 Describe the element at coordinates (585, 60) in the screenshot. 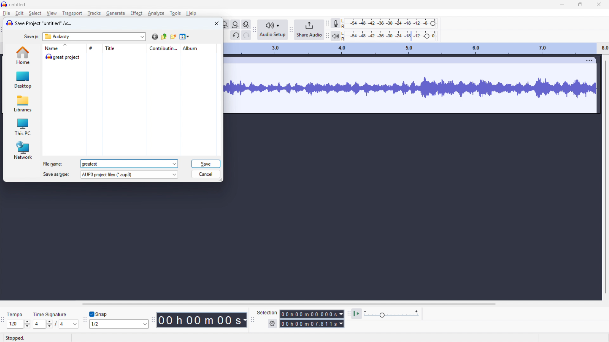

I see `track options` at that location.